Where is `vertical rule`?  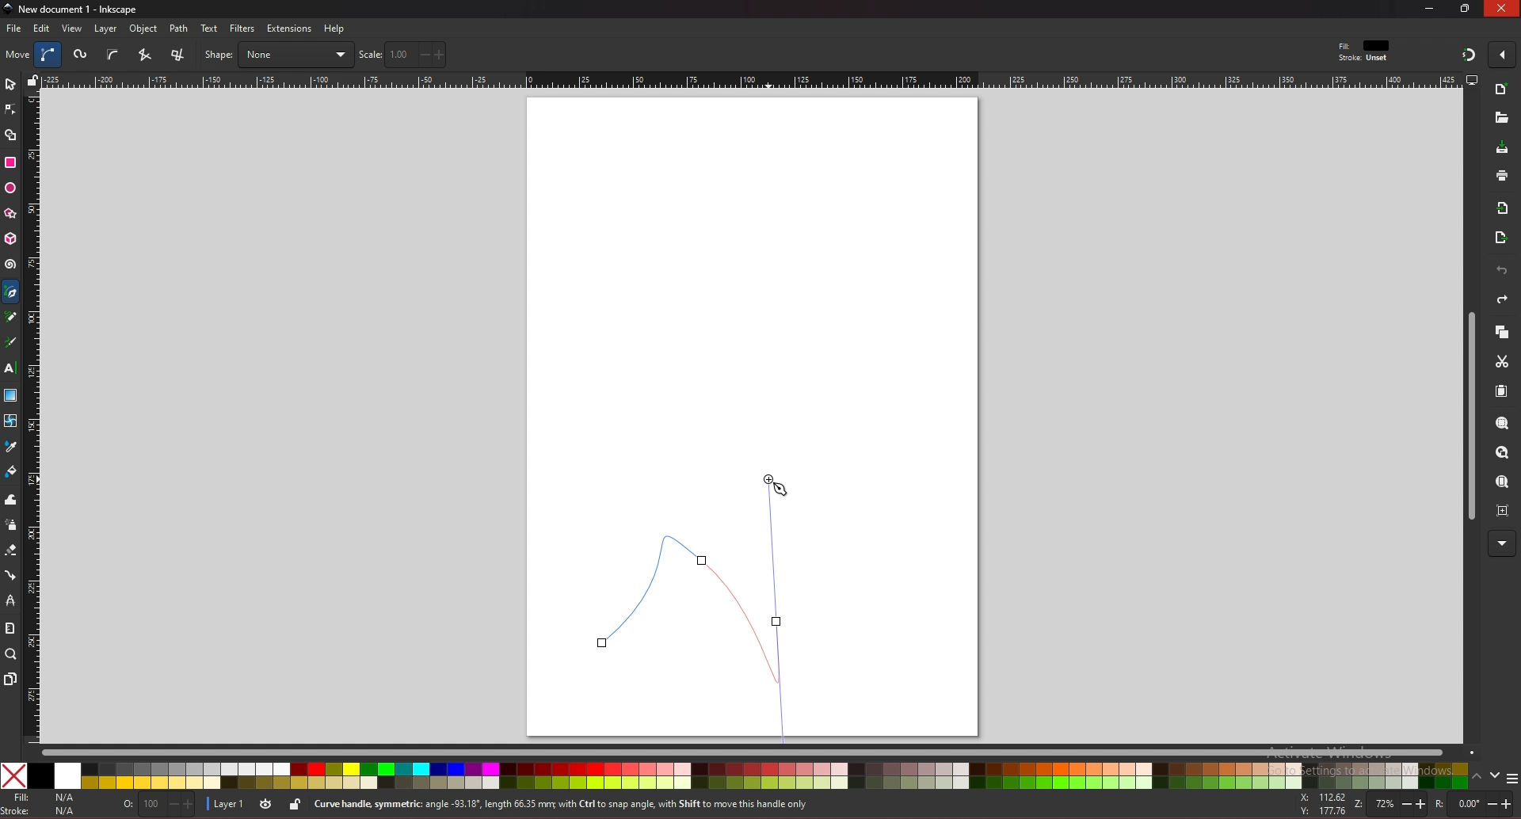
vertical rule is located at coordinates (32, 418).